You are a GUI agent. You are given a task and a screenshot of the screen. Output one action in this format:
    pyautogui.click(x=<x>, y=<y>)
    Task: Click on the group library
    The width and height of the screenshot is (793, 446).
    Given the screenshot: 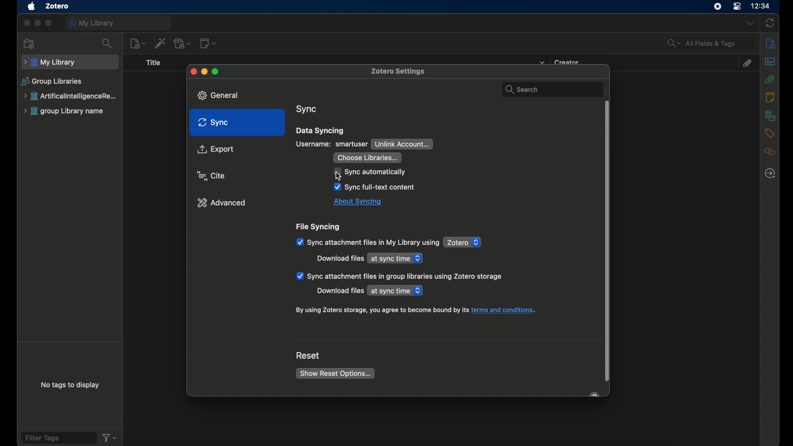 What is the action you would take?
    pyautogui.click(x=71, y=96)
    